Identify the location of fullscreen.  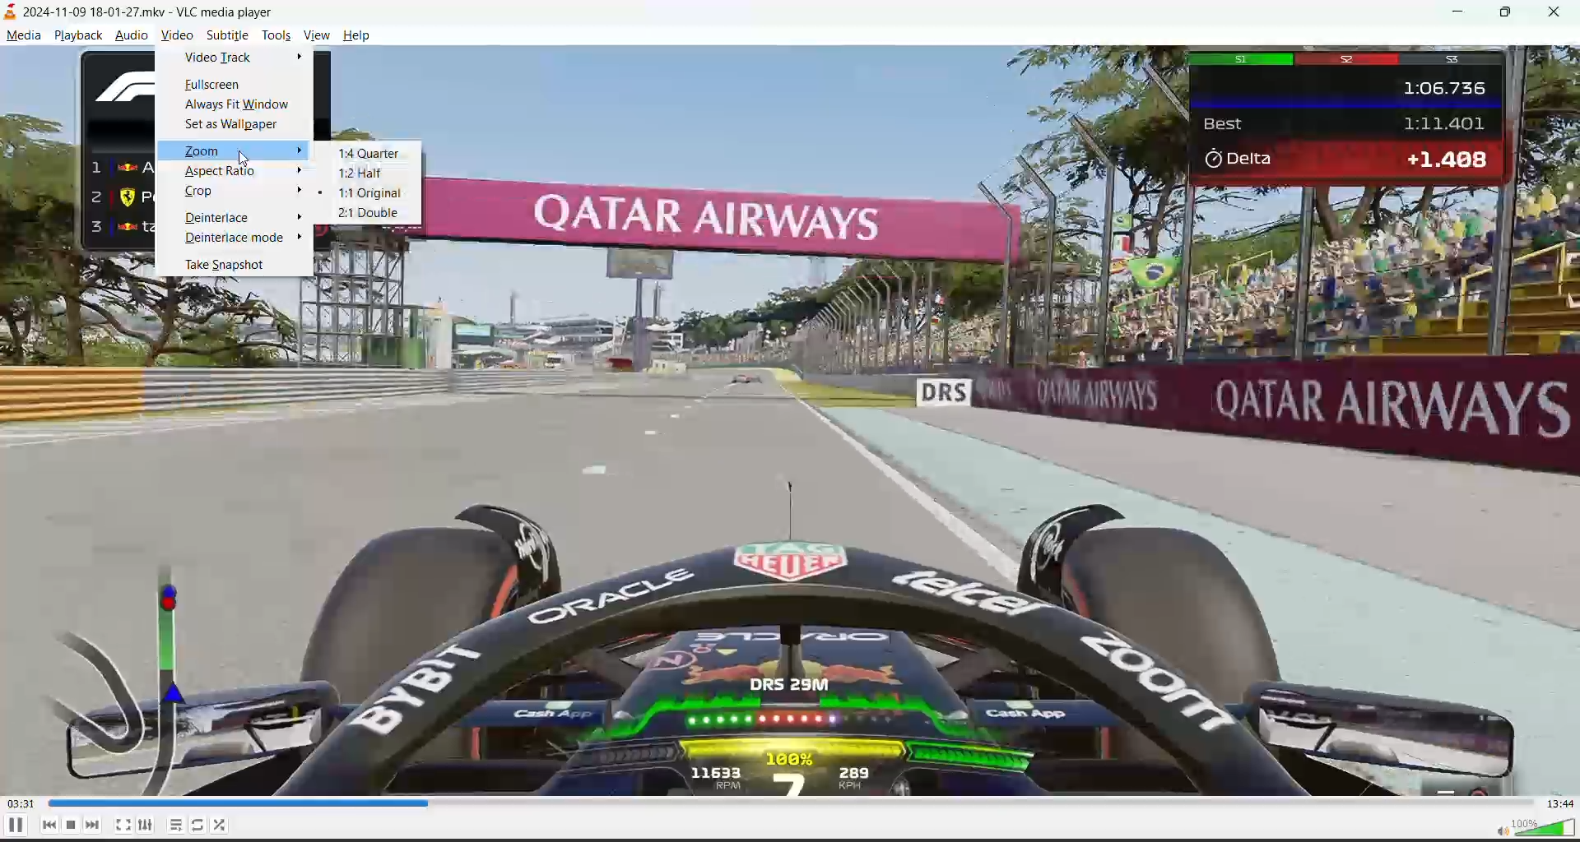
(213, 87).